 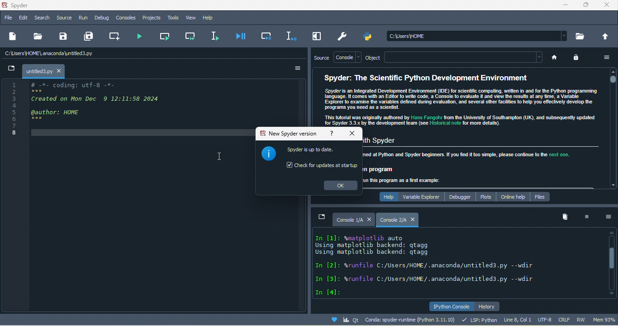 What do you see at coordinates (174, 18) in the screenshot?
I see `tools` at bounding box center [174, 18].